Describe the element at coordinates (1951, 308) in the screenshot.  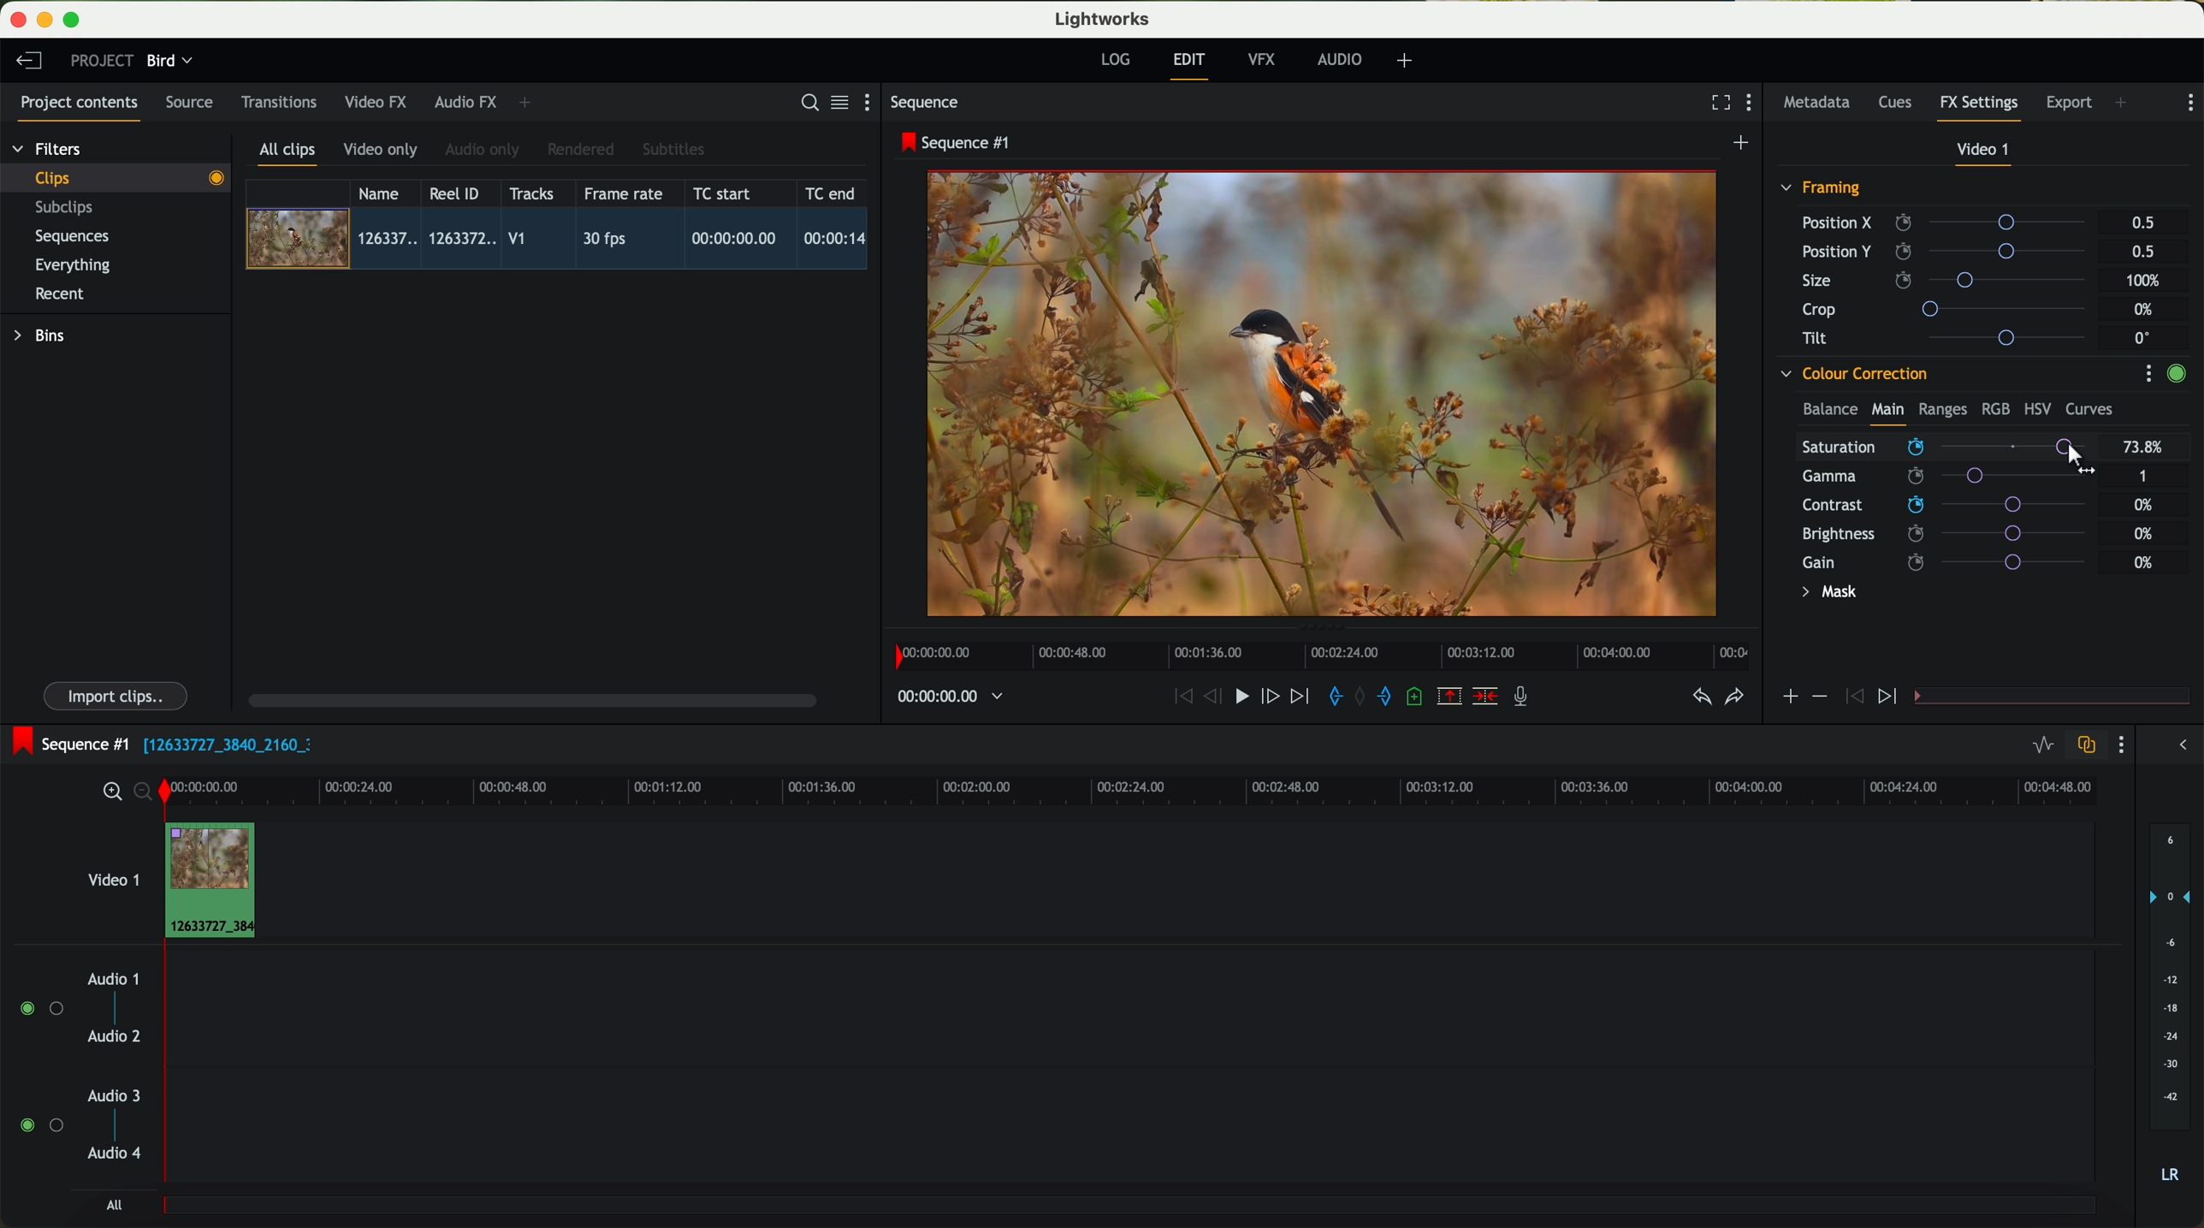
I see `crop` at that location.